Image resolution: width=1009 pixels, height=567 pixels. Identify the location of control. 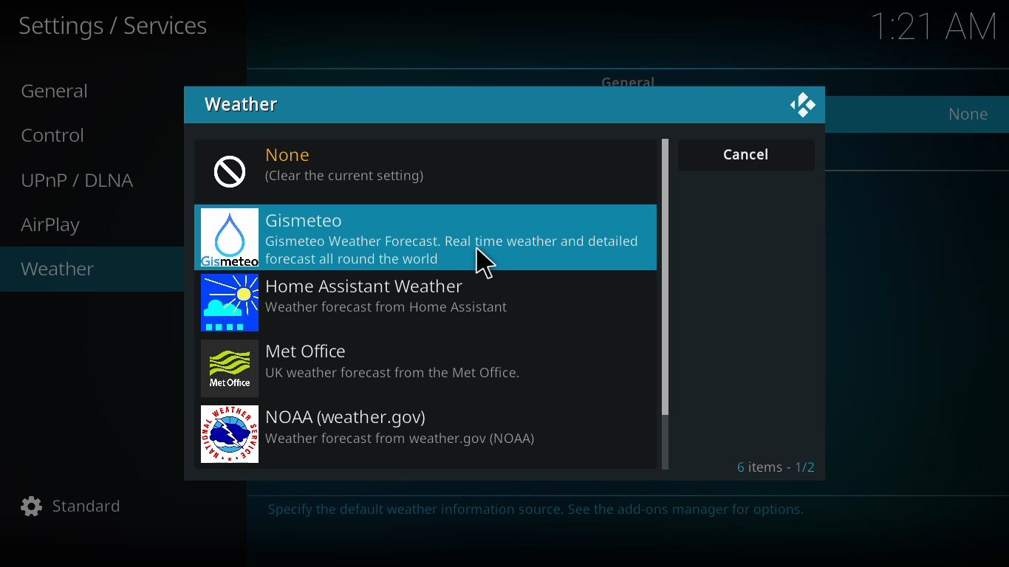
(61, 134).